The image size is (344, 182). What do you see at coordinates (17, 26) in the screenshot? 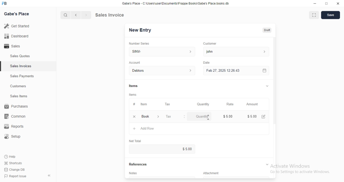
I see `Get started` at bounding box center [17, 26].